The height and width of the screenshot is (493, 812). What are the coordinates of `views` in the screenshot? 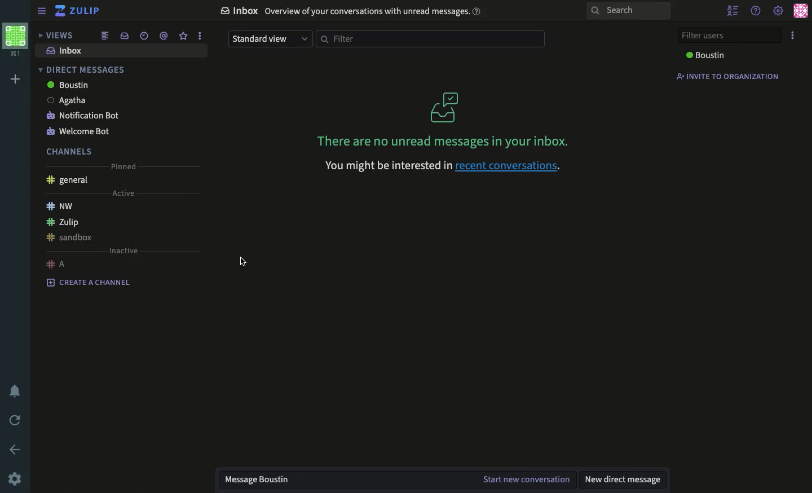 It's located at (58, 36).